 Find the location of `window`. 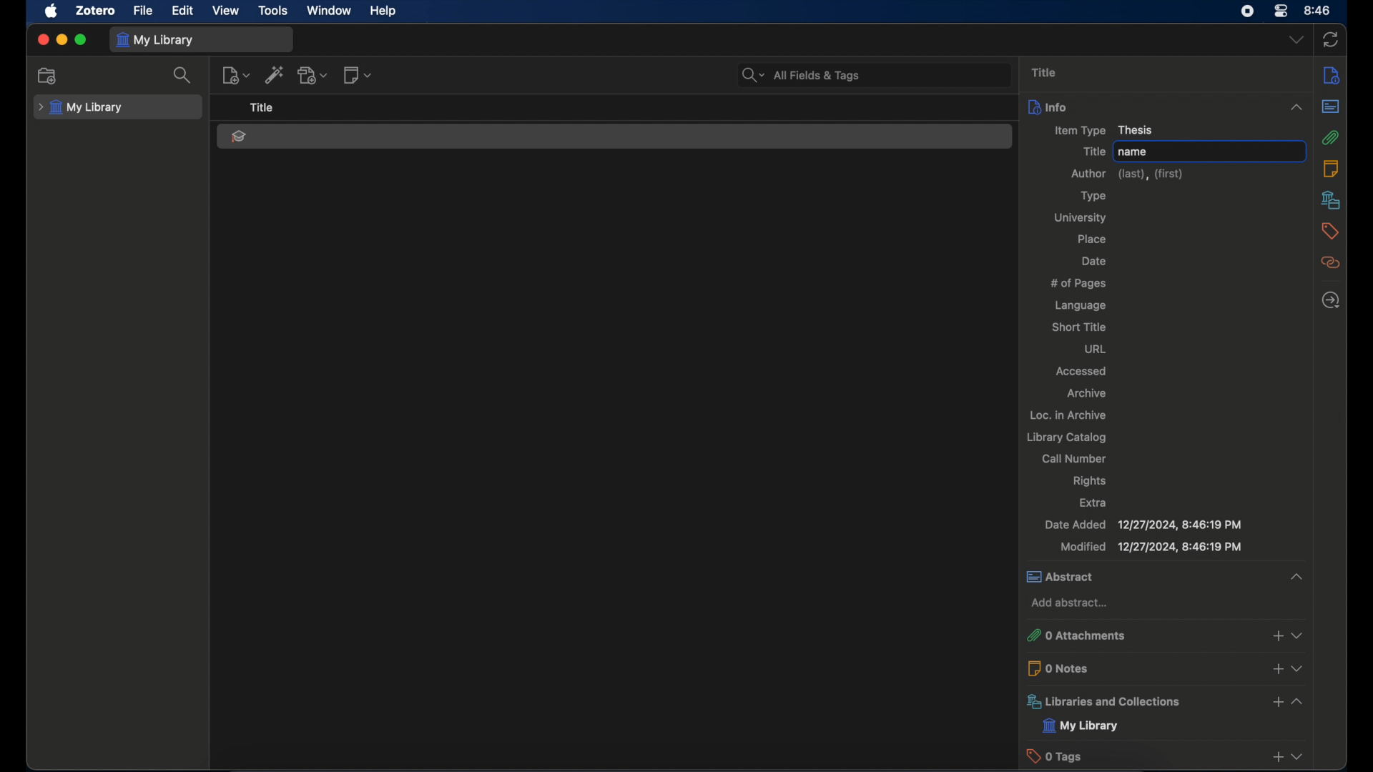

window is located at coordinates (328, 10).